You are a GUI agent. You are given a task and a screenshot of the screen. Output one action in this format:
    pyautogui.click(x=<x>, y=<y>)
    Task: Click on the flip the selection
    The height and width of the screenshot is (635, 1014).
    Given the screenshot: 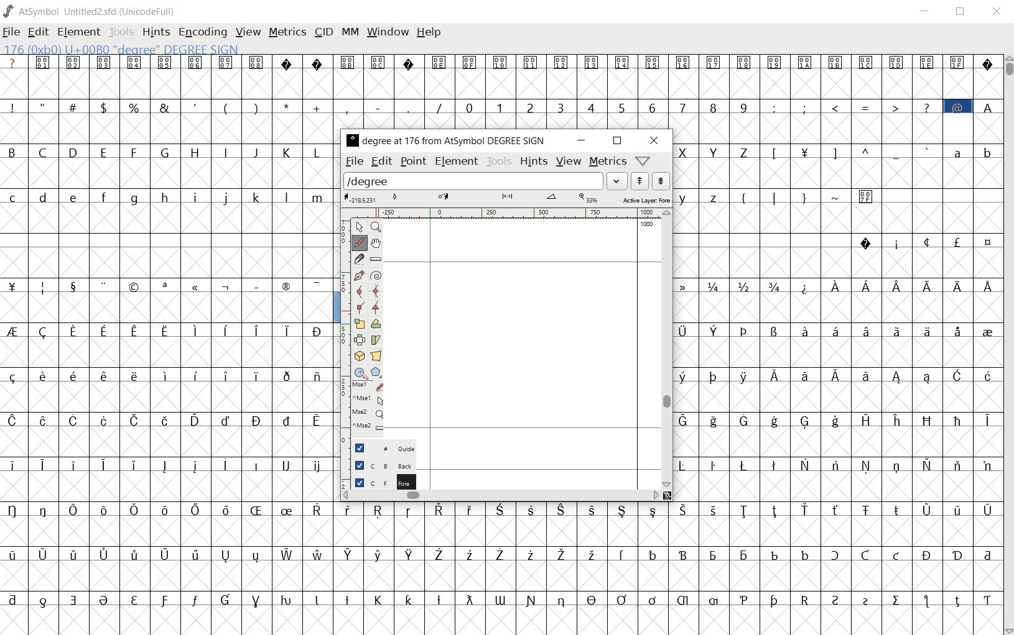 What is the action you would take?
    pyautogui.click(x=358, y=340)
    